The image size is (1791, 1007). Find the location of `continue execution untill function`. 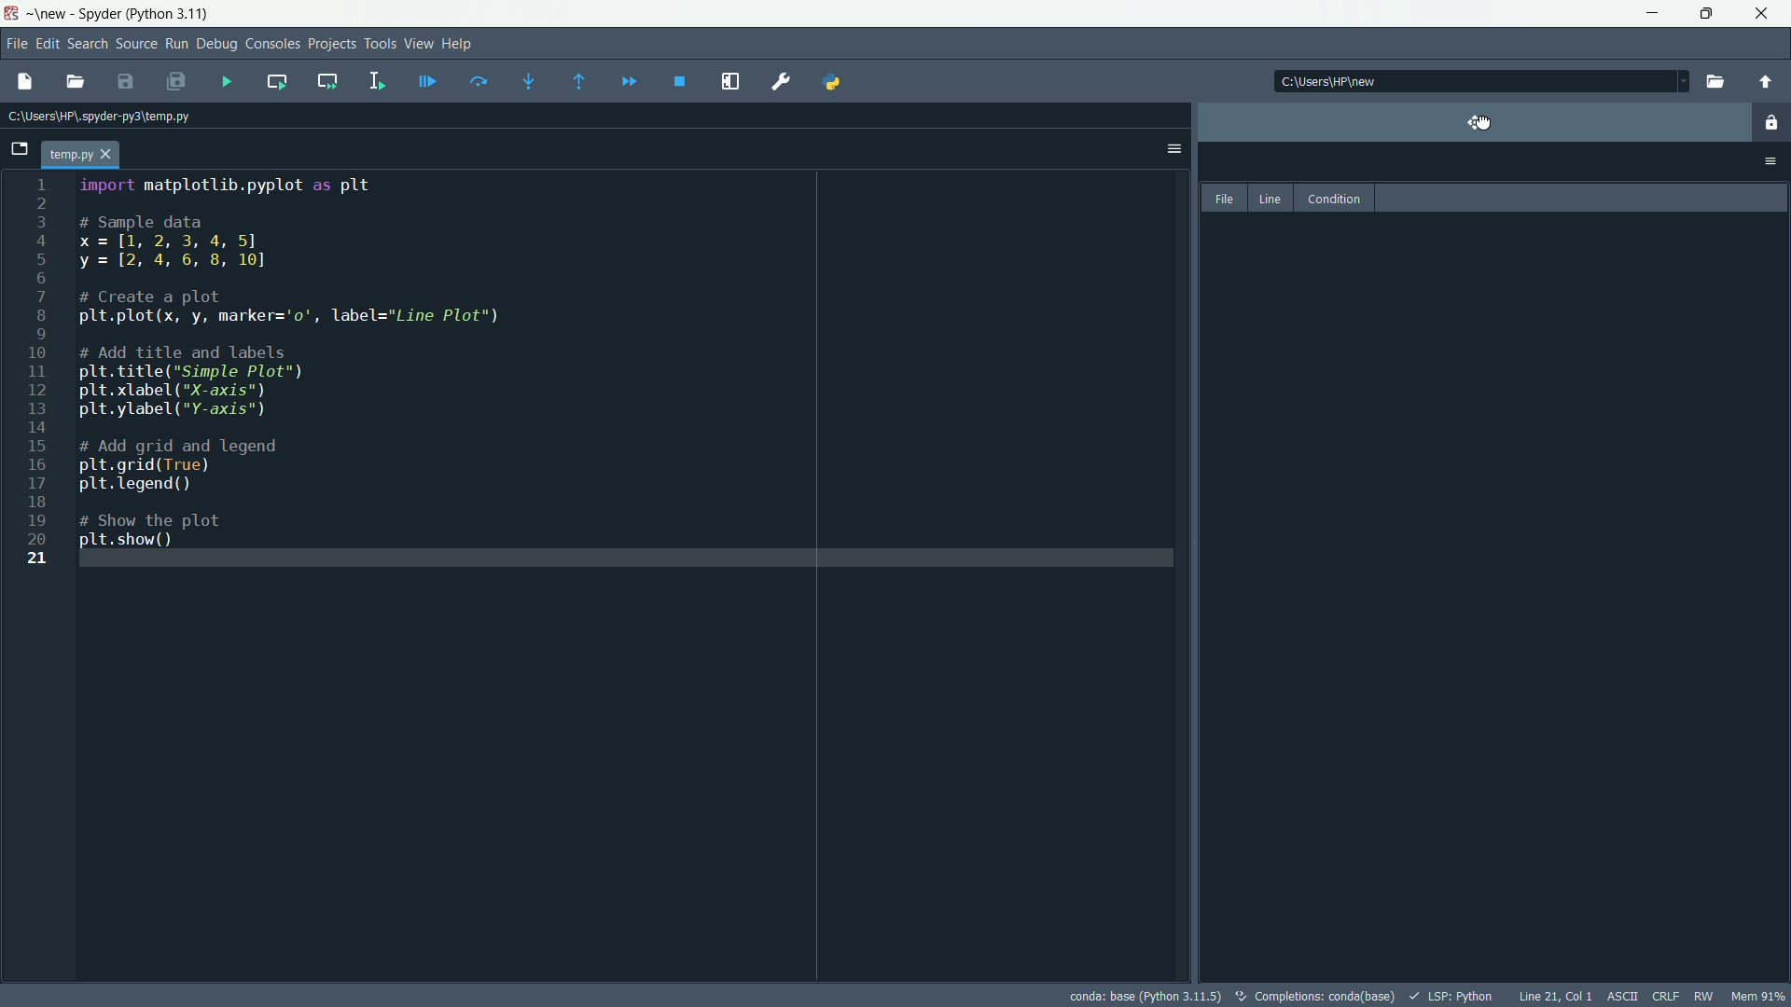

continue execution untill function is located at coordinates (576, 81).